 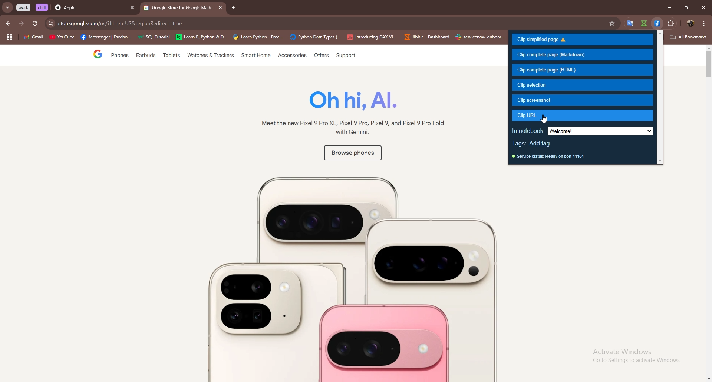 What do you see at coordinates (629, 24) in the screenshot?
I see `google translate` at bounding box center [629, 24].